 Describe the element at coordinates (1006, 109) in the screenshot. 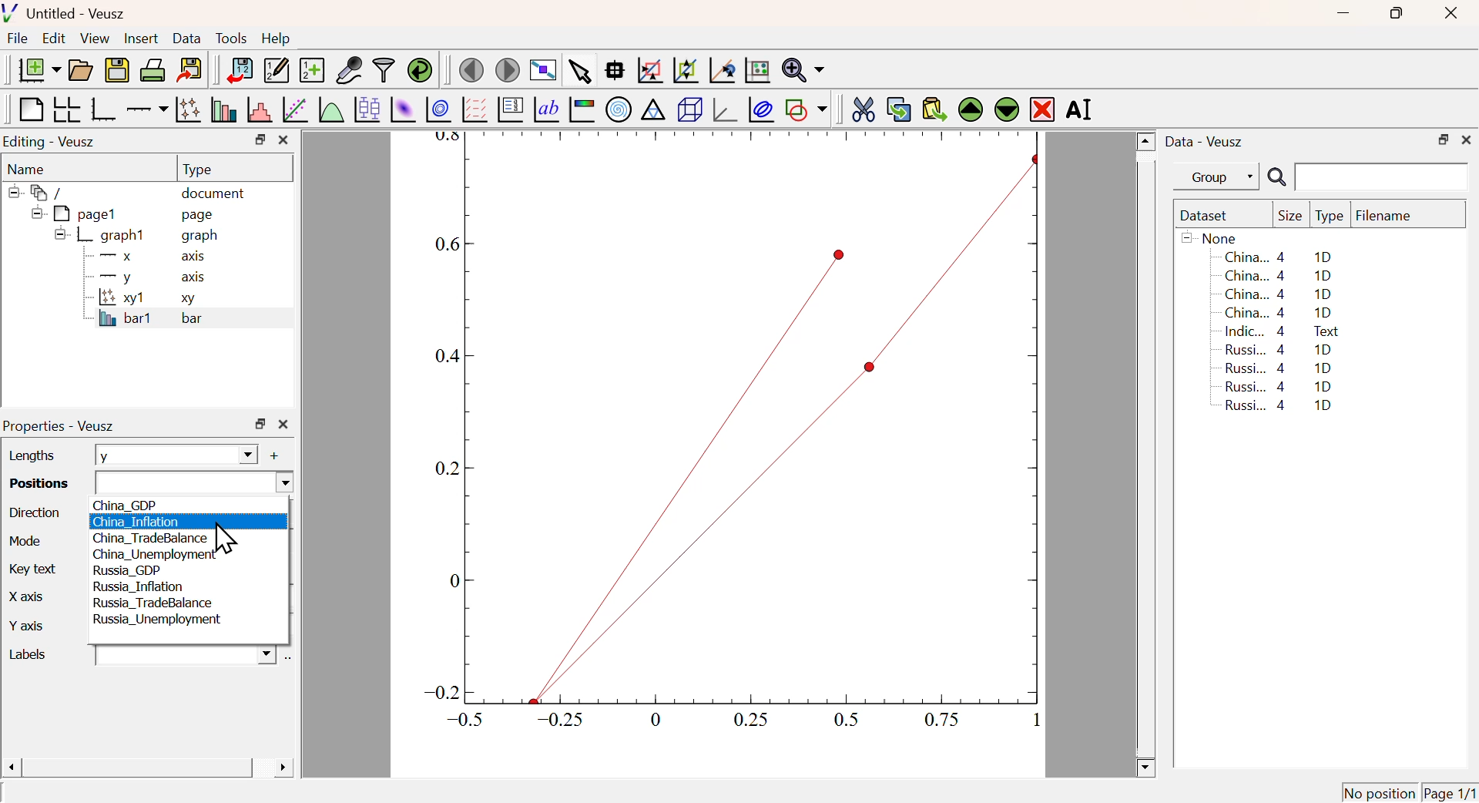

I see `Move Down` at that location.